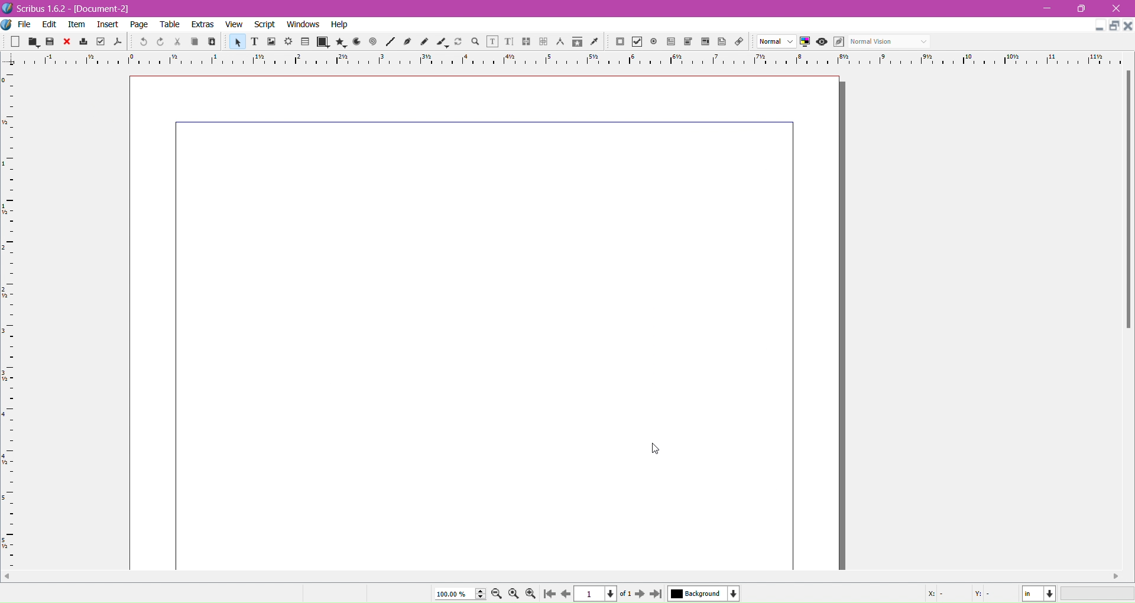 This screenshot has height=603, width=1135. I want to click on search, so click(475, 43).